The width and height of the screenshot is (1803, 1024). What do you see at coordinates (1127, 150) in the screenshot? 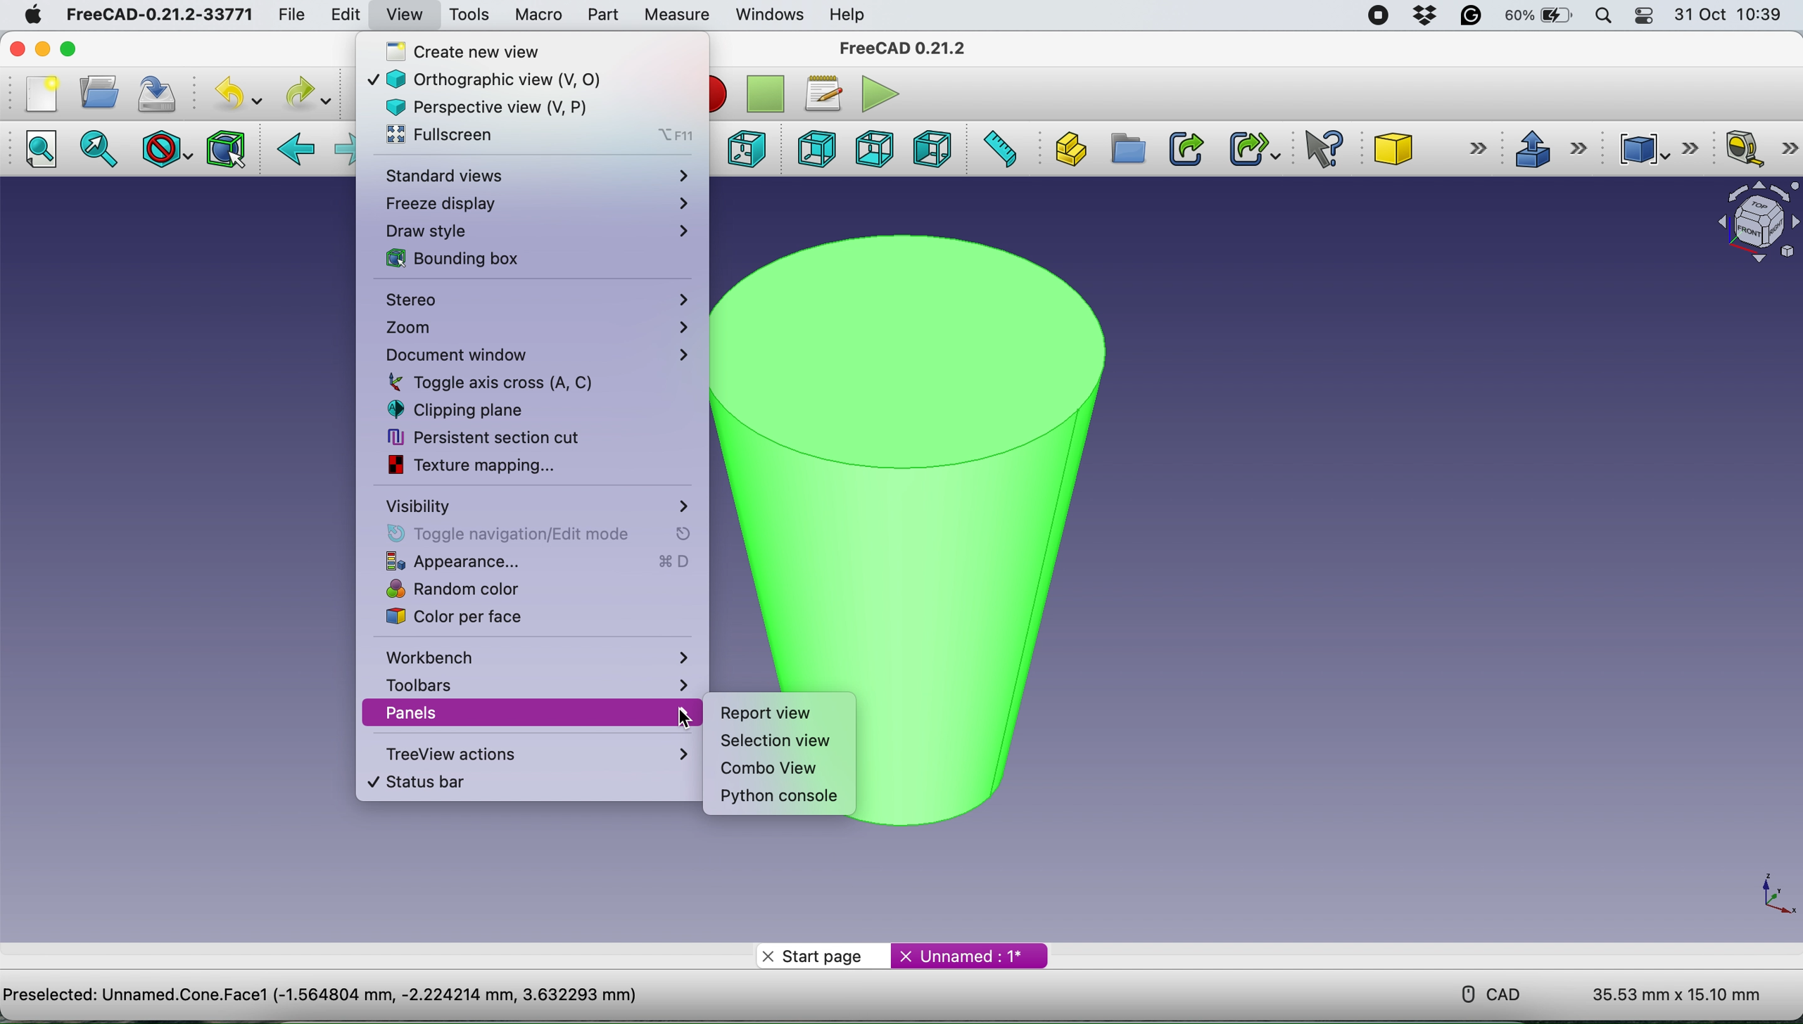
I see `create group` at bounding box center [1127, 150].